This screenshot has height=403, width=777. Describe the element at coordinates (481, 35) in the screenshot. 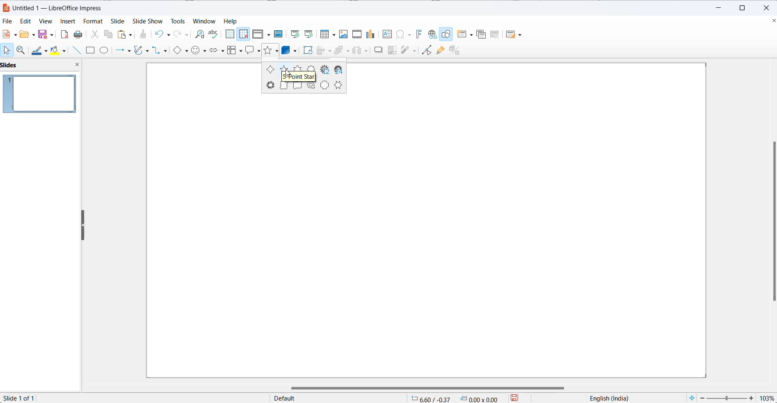

I see `DUPLICATE SLIDE` at that location.